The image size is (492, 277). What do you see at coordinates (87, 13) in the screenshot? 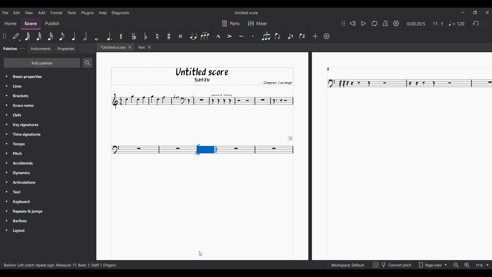
I see `Plugins menu` at bounding box center [87, 13].